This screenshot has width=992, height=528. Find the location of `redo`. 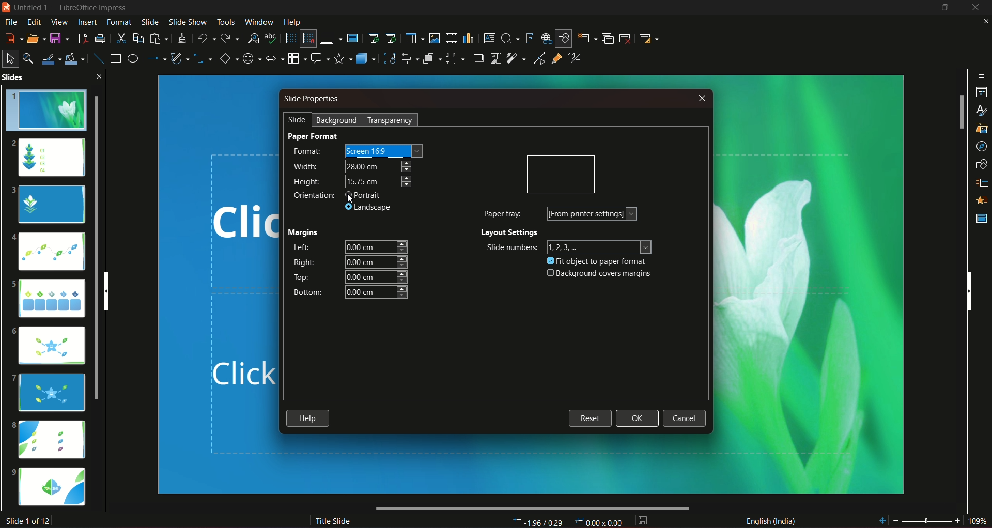

redo is located at coordinates (231, 37).